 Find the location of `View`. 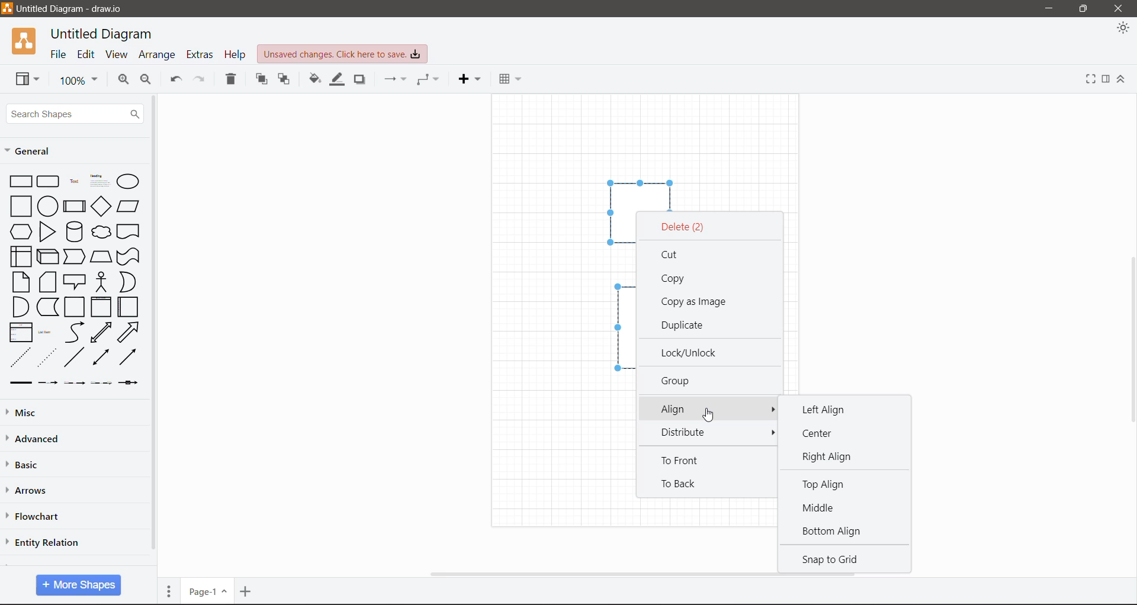

View is located at coordinates (27, 79).